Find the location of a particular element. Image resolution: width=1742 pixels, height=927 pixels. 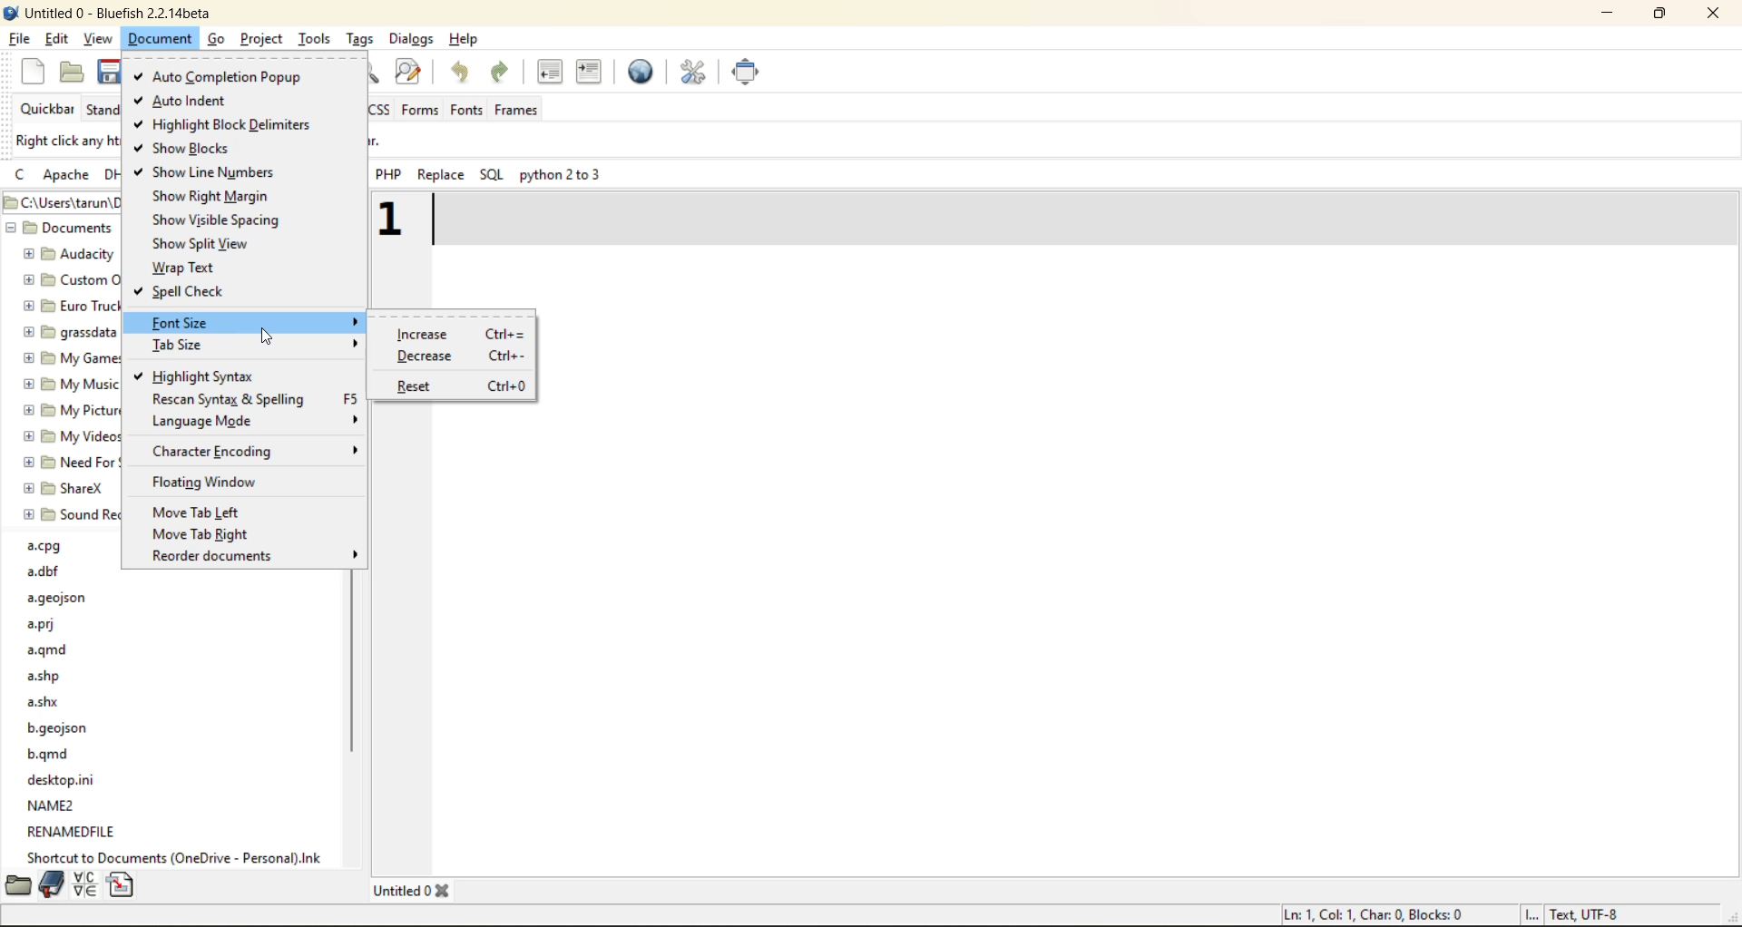

need for speed (TM) unbound is located at coordinates (71, 463).